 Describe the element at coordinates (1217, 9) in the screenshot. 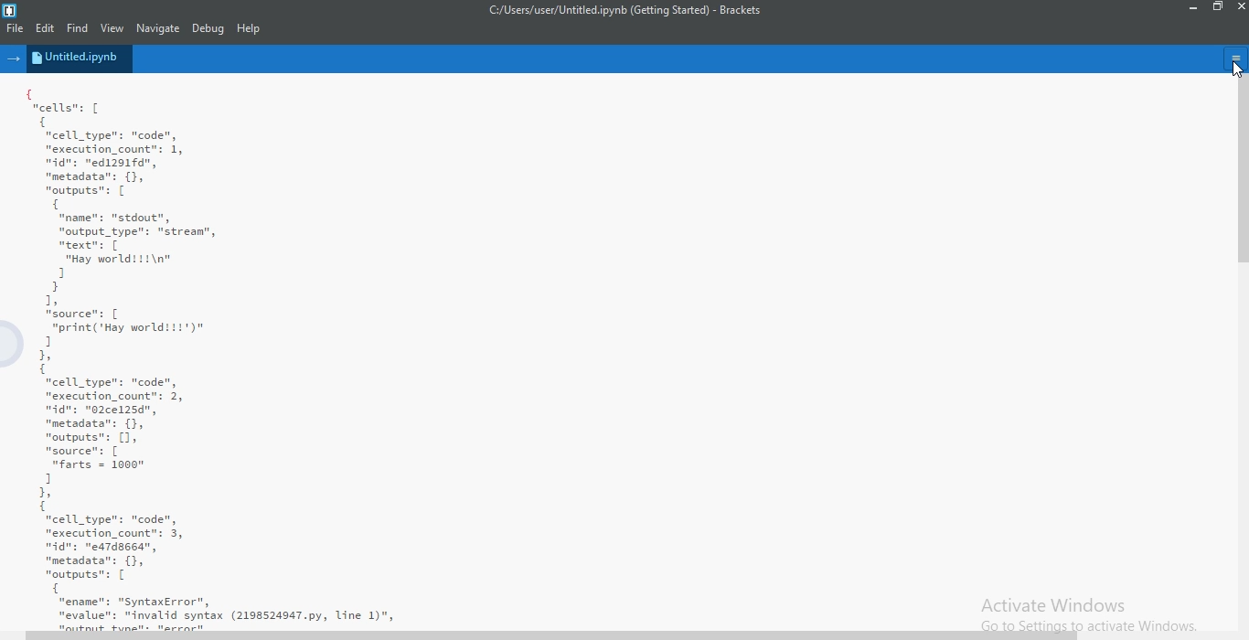

I see `restore` at that location.